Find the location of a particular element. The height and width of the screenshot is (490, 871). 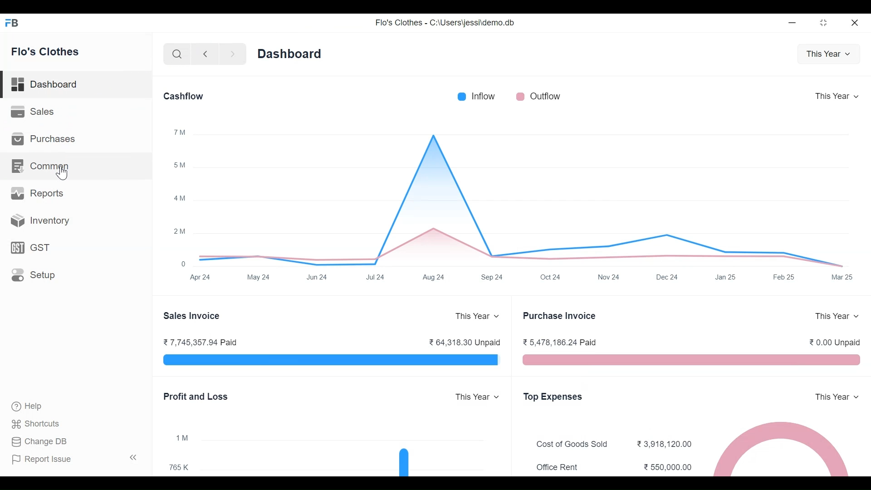

Inflow is located at coordinates (485, 96).